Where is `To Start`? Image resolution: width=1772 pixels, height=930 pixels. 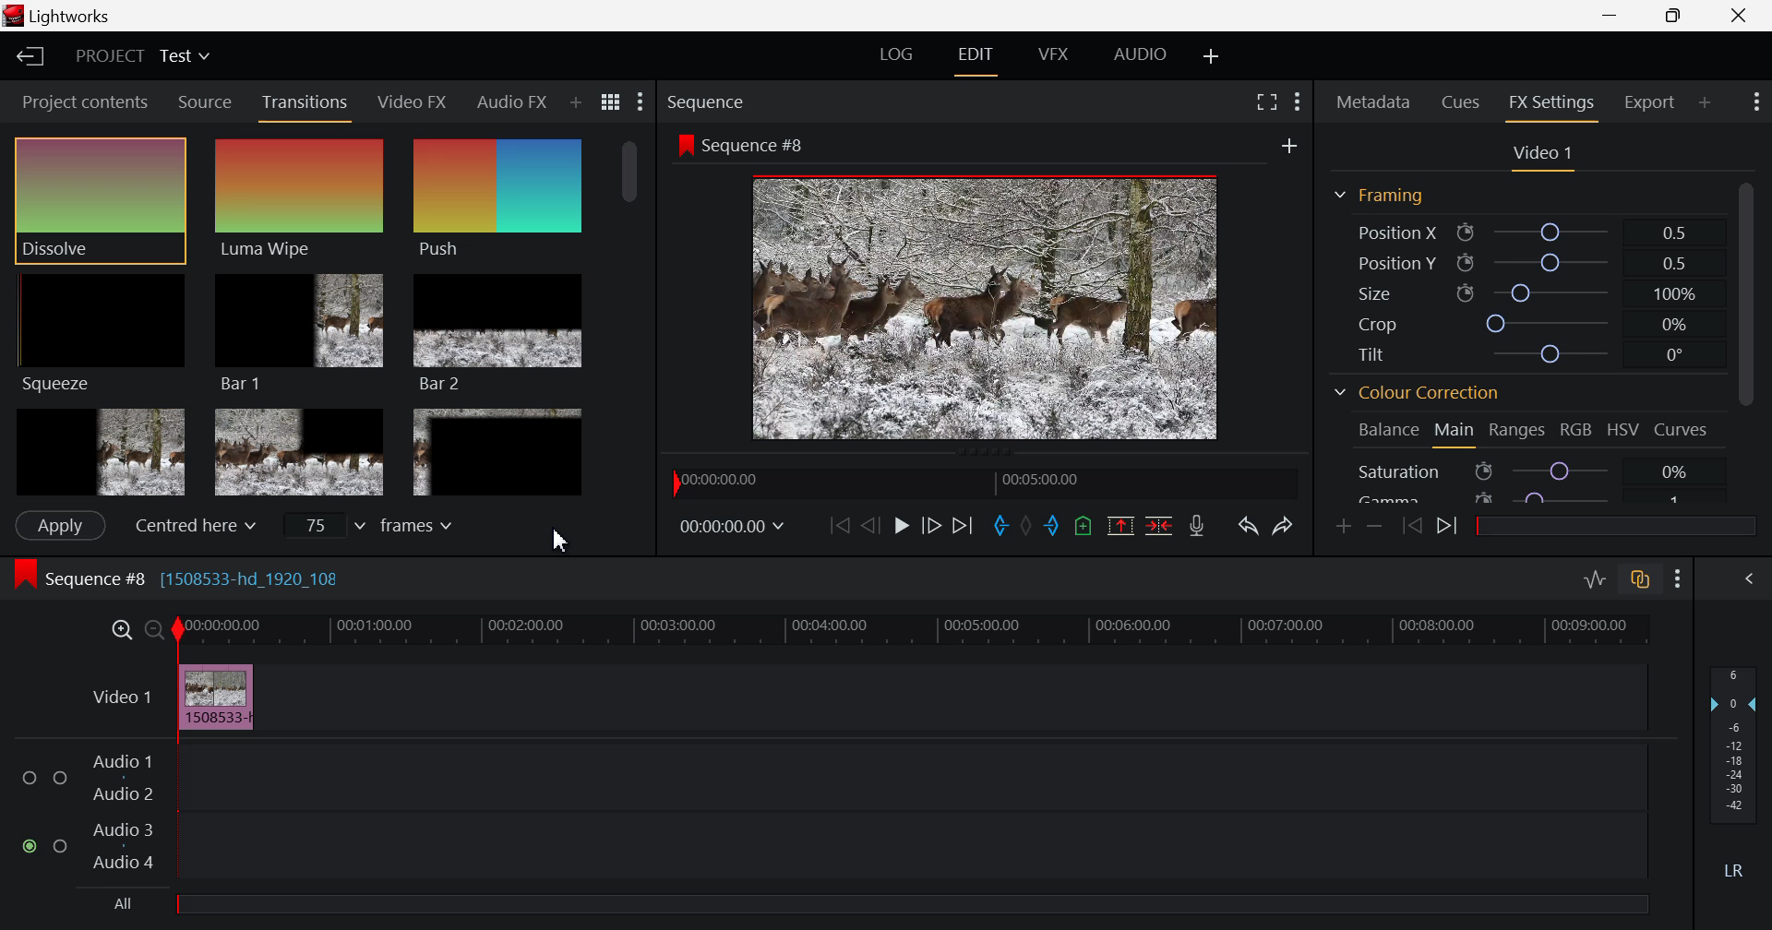 To Start is located at coordinates (837, 526).